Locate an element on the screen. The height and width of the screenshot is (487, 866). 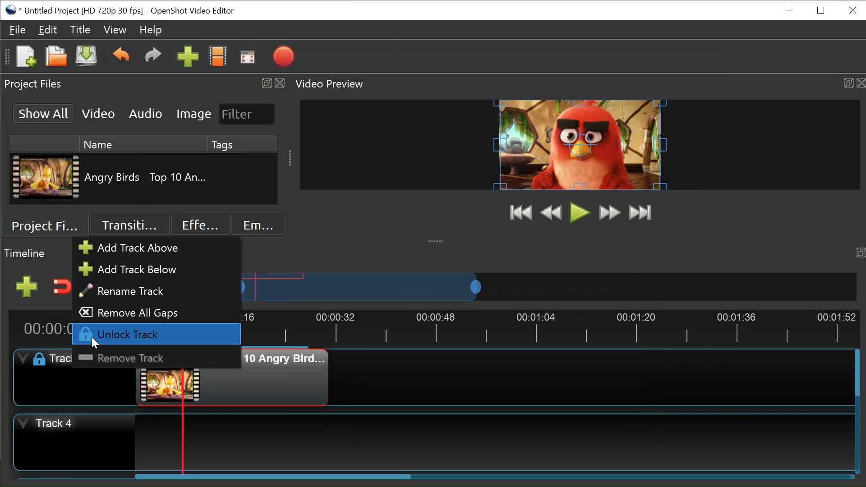
Window Preview is located at coordinates (580, 145).